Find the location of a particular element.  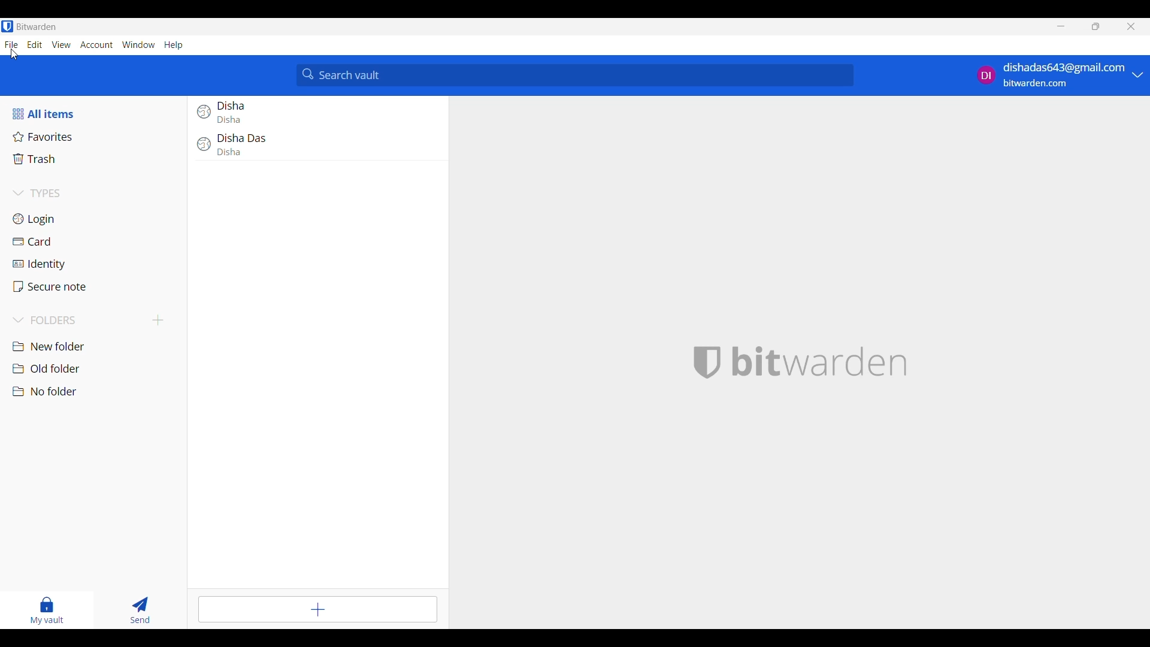

Minimize is located at coordinates (1061, 26).